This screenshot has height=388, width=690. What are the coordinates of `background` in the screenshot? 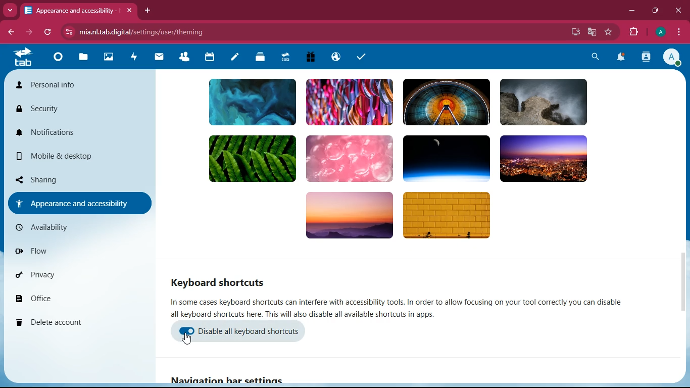 It's located at (420, 162).